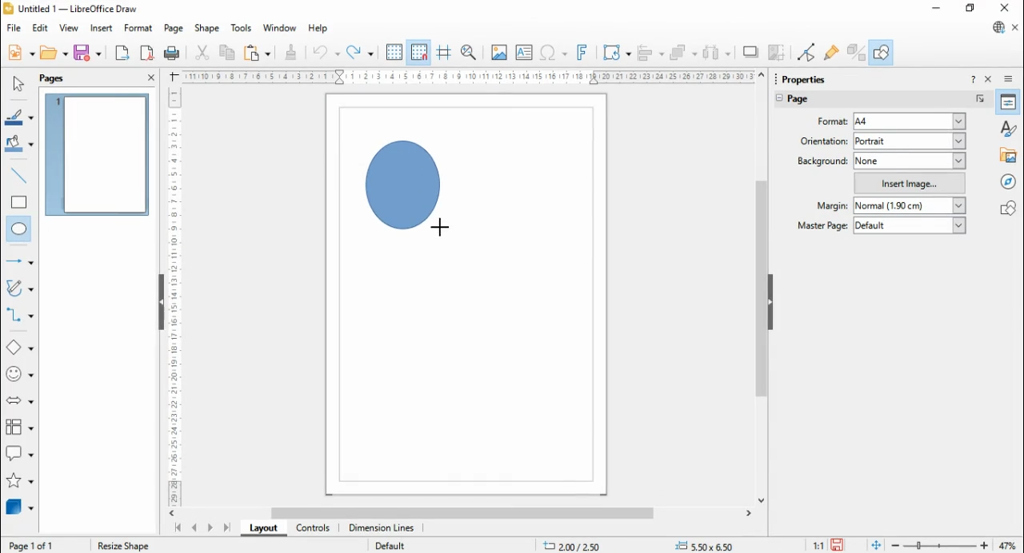  What do you see at coordinates (18, 83) in the screenshot?
I see `select` at bounding box center [18, 83].